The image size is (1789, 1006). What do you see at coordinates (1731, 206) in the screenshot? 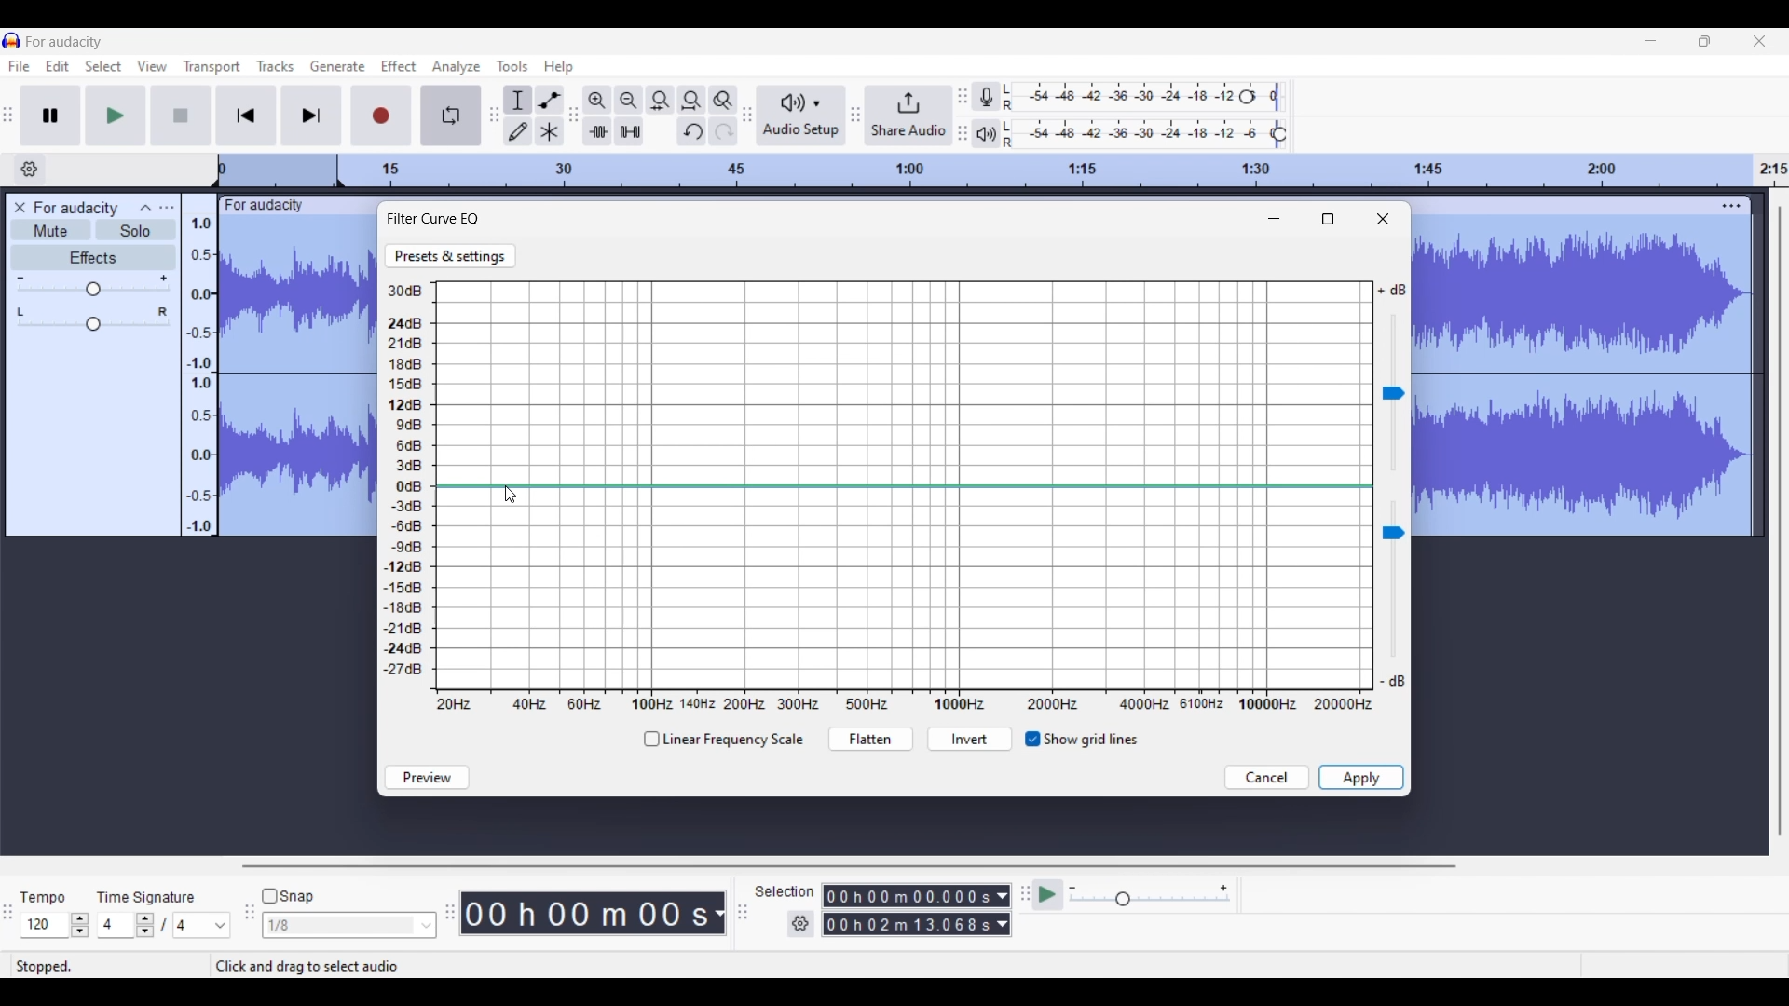
I see `Track settings` at bounding box center [1731, 206].